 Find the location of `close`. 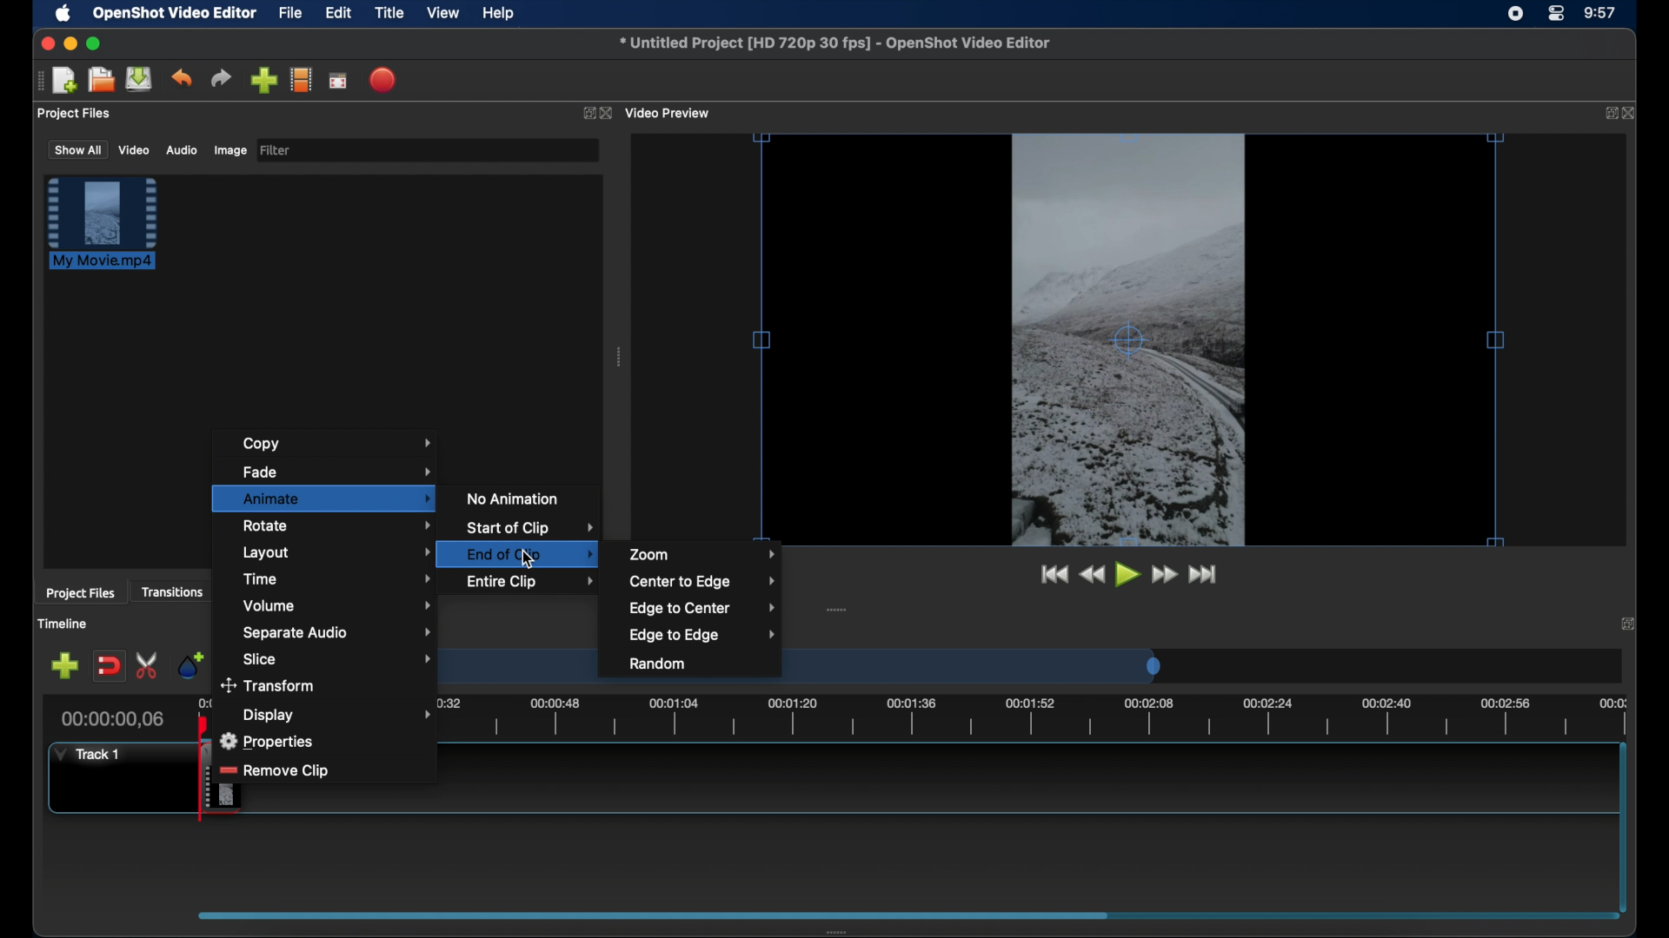

close is located at coordinates (608, 114).